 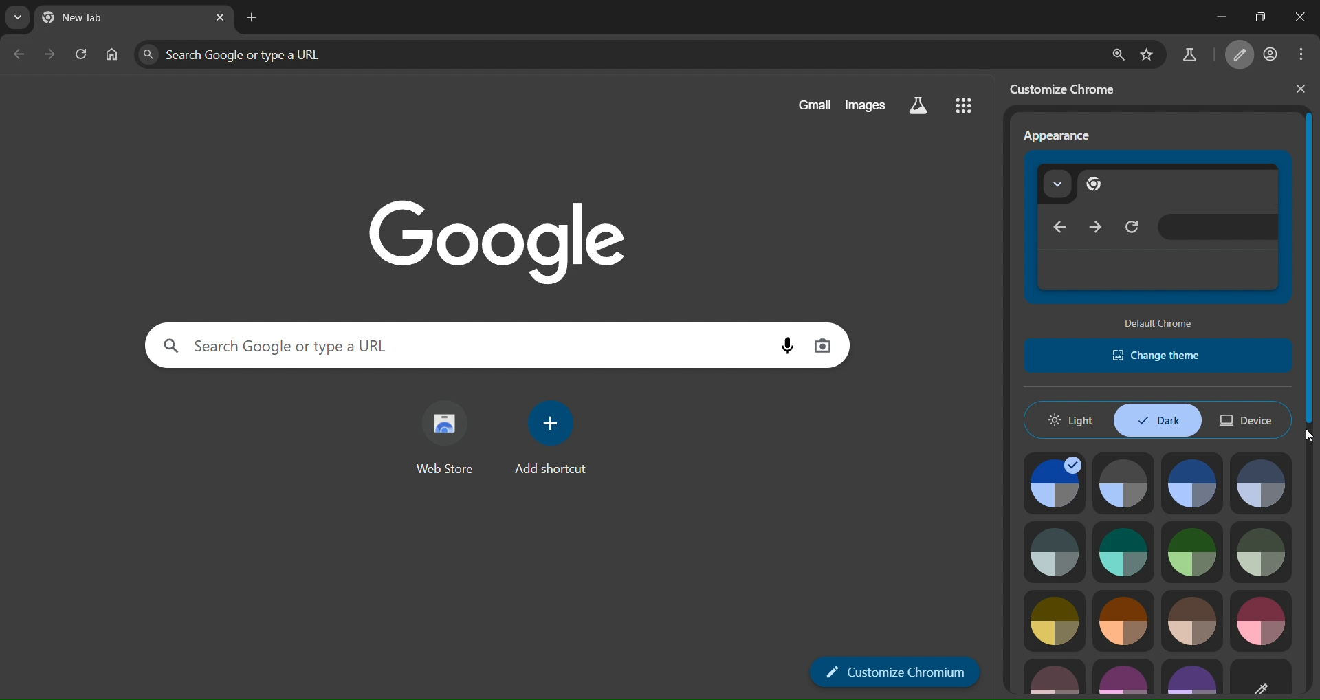 I want to click on zoom , so click(x=1119, y=55).